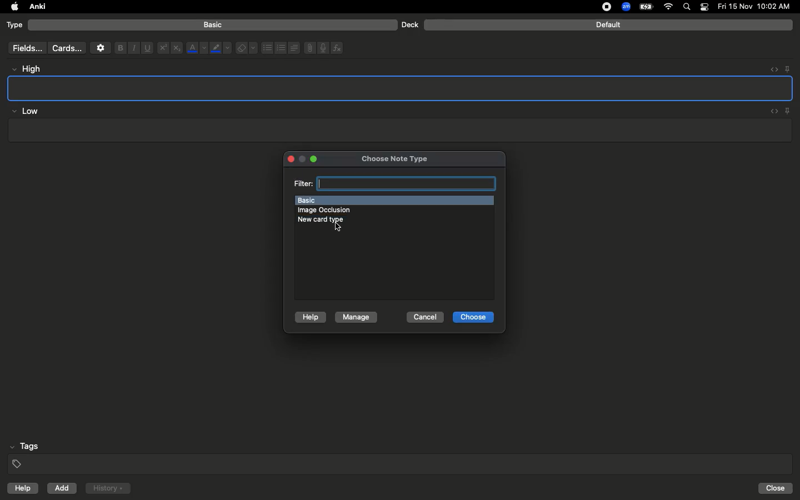 This screenshot has height=500, width=800. I want to click on Underline, so click(147, 48).